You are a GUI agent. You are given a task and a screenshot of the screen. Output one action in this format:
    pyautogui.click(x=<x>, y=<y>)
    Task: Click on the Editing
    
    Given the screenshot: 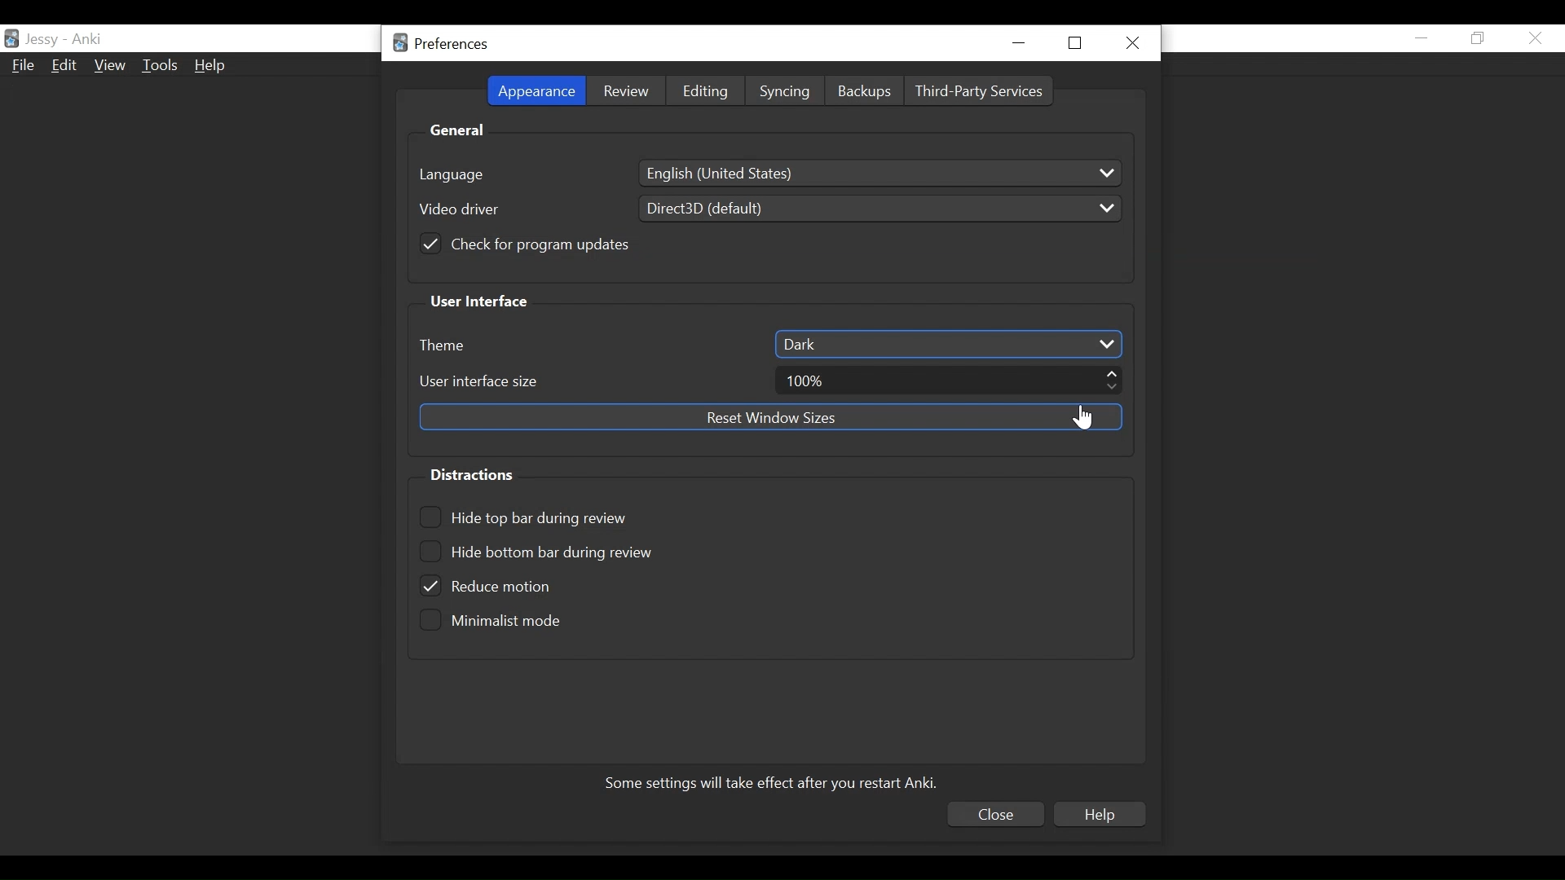 What is the action you would take?
    pyautogui.click(x=706, y=93)
    